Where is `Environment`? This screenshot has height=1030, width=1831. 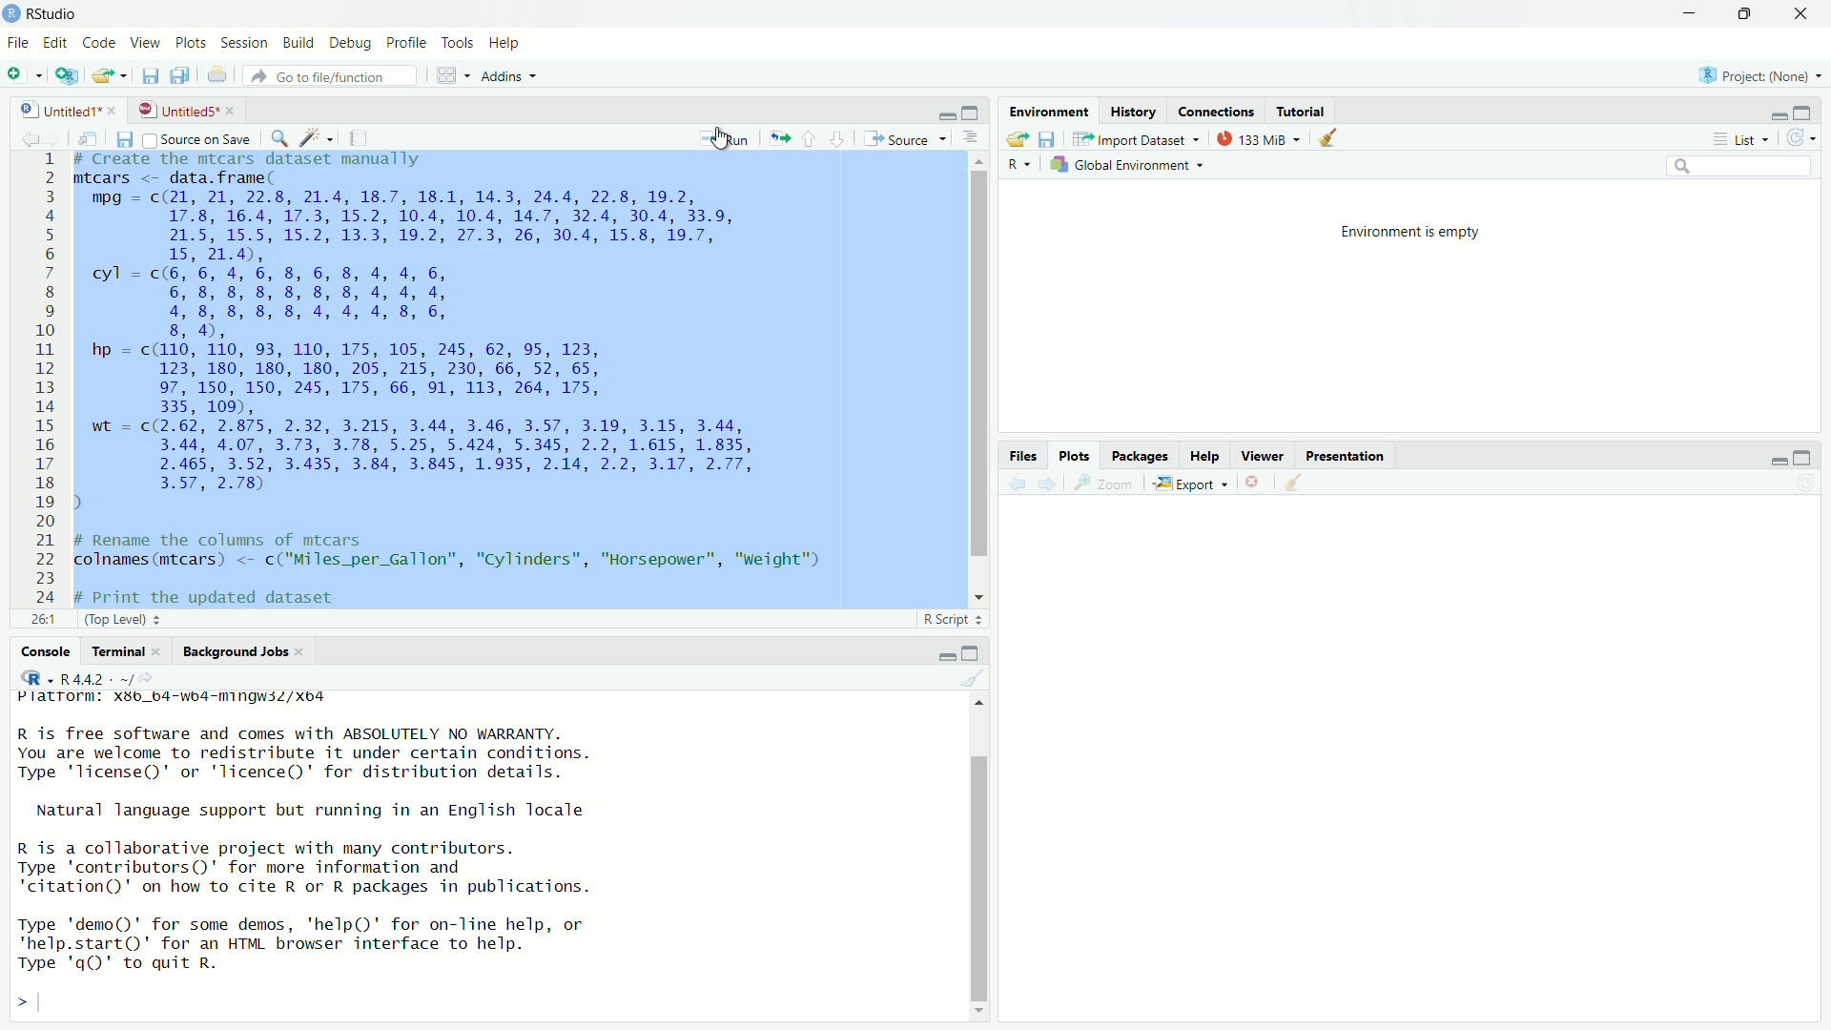 Environment is located at coordinates (1047, 113).